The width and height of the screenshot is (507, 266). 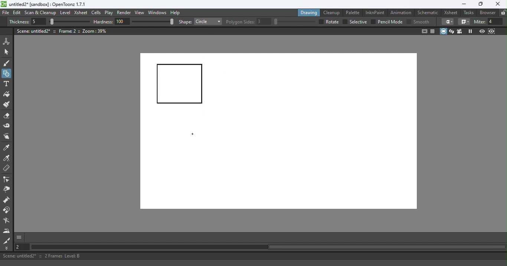 What do you see at coordinates (125, 13) in the screenshot?
I see `Render` at bounding box center [125, 13].